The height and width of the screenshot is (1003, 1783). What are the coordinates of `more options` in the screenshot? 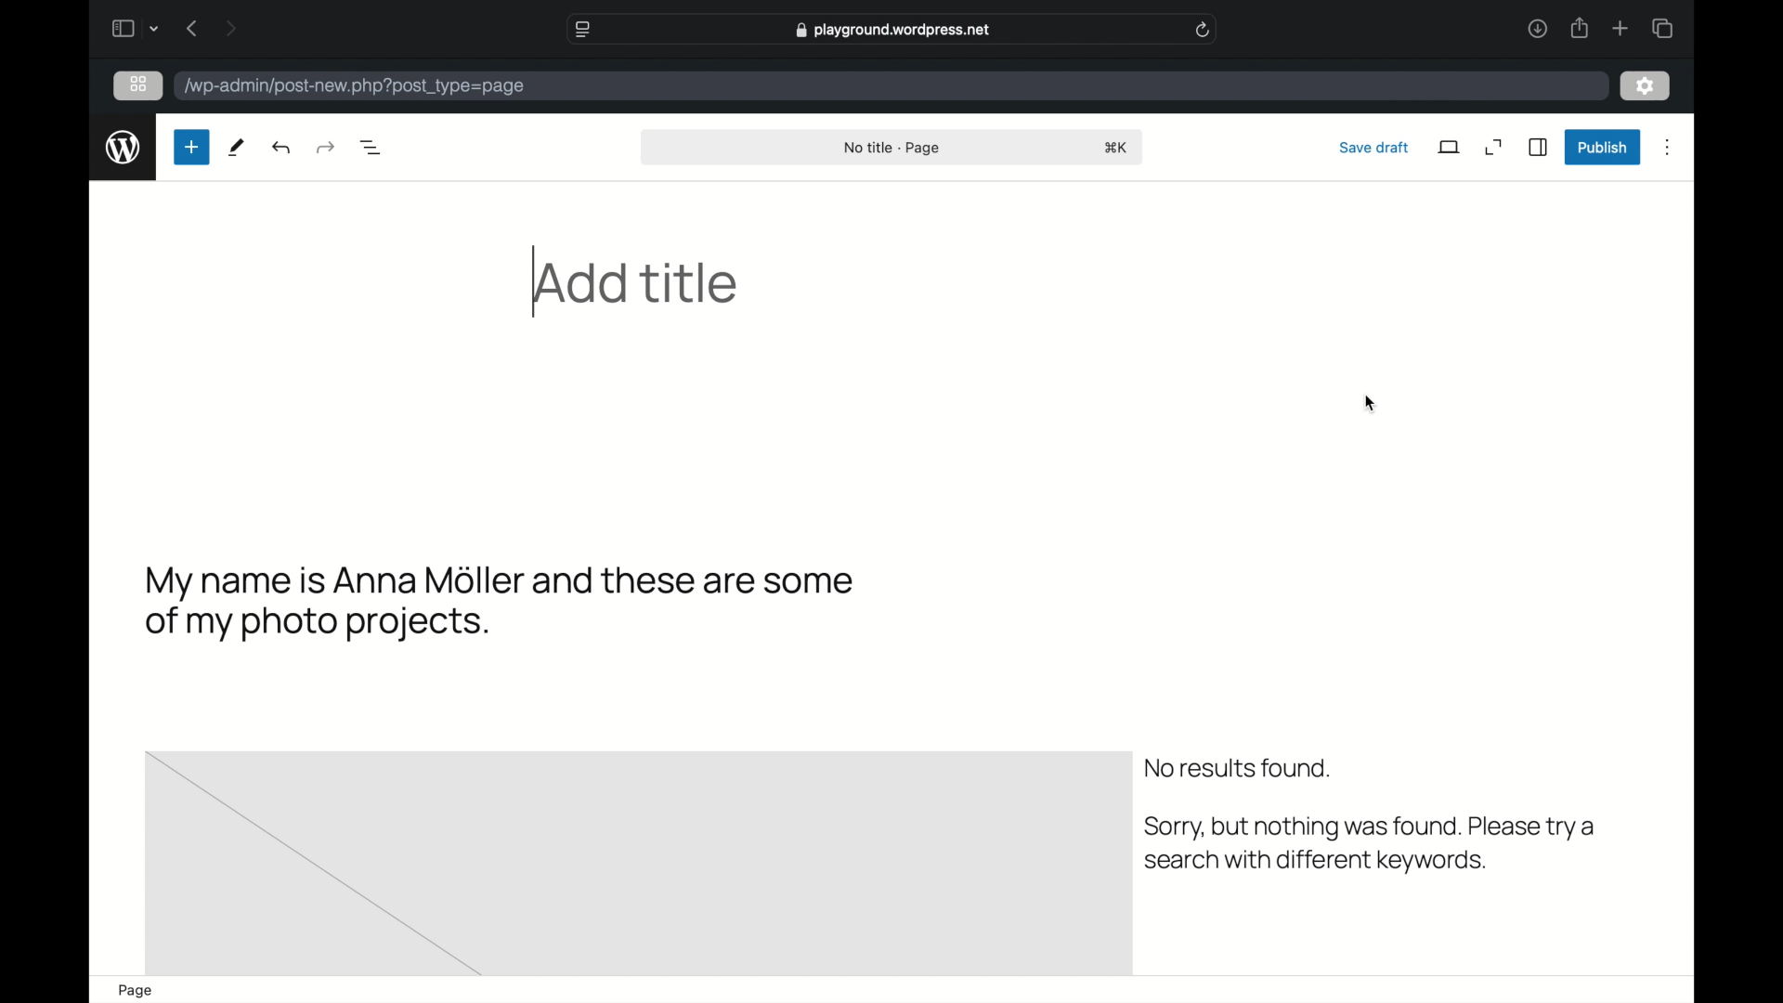 It's located at (1668, 149).